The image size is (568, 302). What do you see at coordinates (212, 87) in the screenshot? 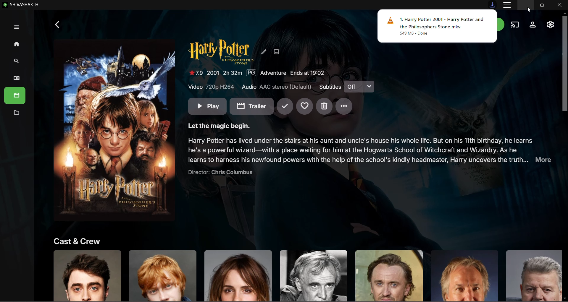
I see `Video Quality` at bounding box center [212, 87].